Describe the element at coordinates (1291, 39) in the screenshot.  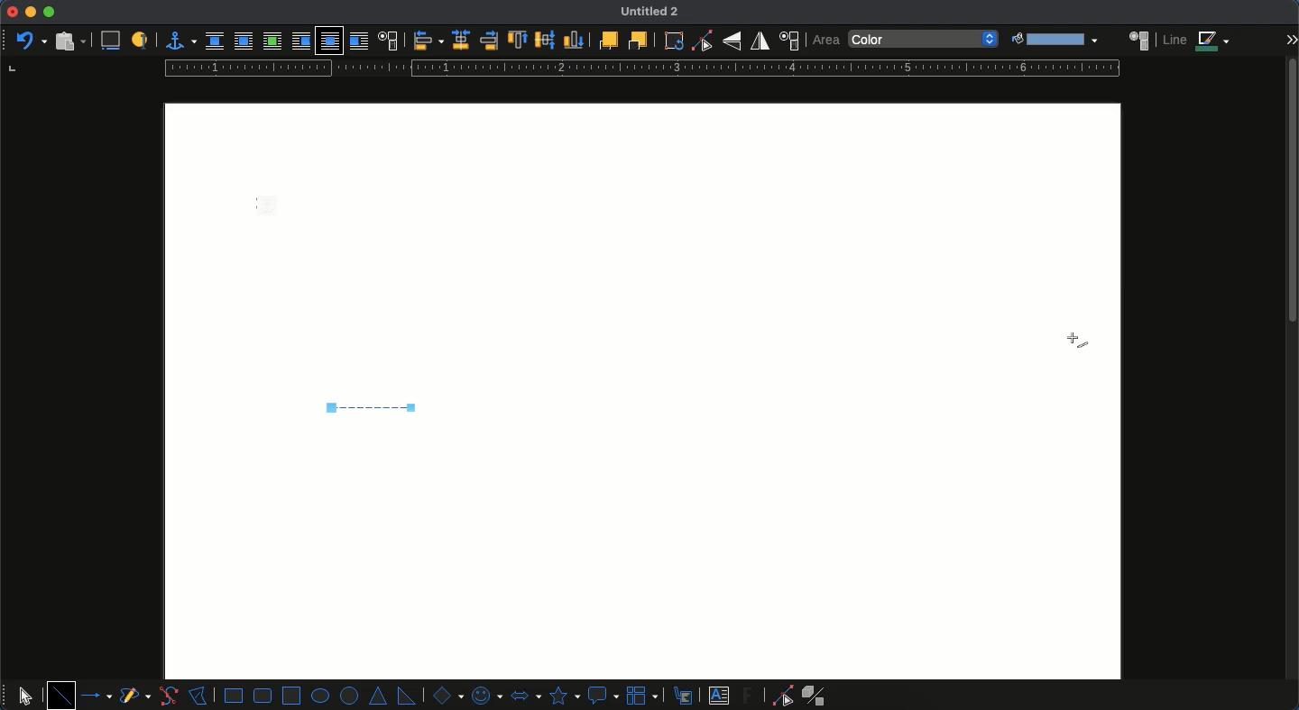
I see `expand` at that location.